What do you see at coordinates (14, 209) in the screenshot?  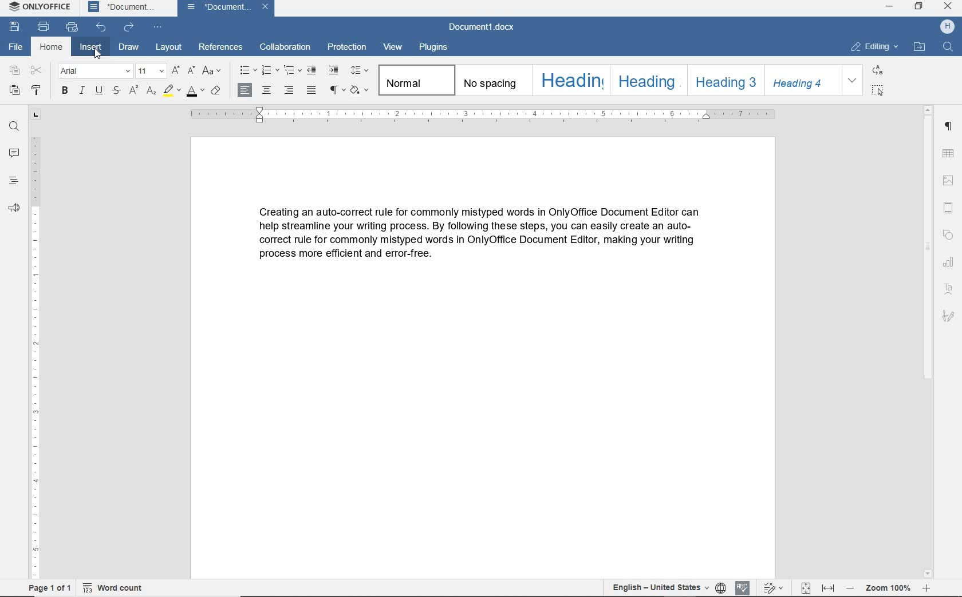 I see `feedback & support` at bounding box center [14, 209].